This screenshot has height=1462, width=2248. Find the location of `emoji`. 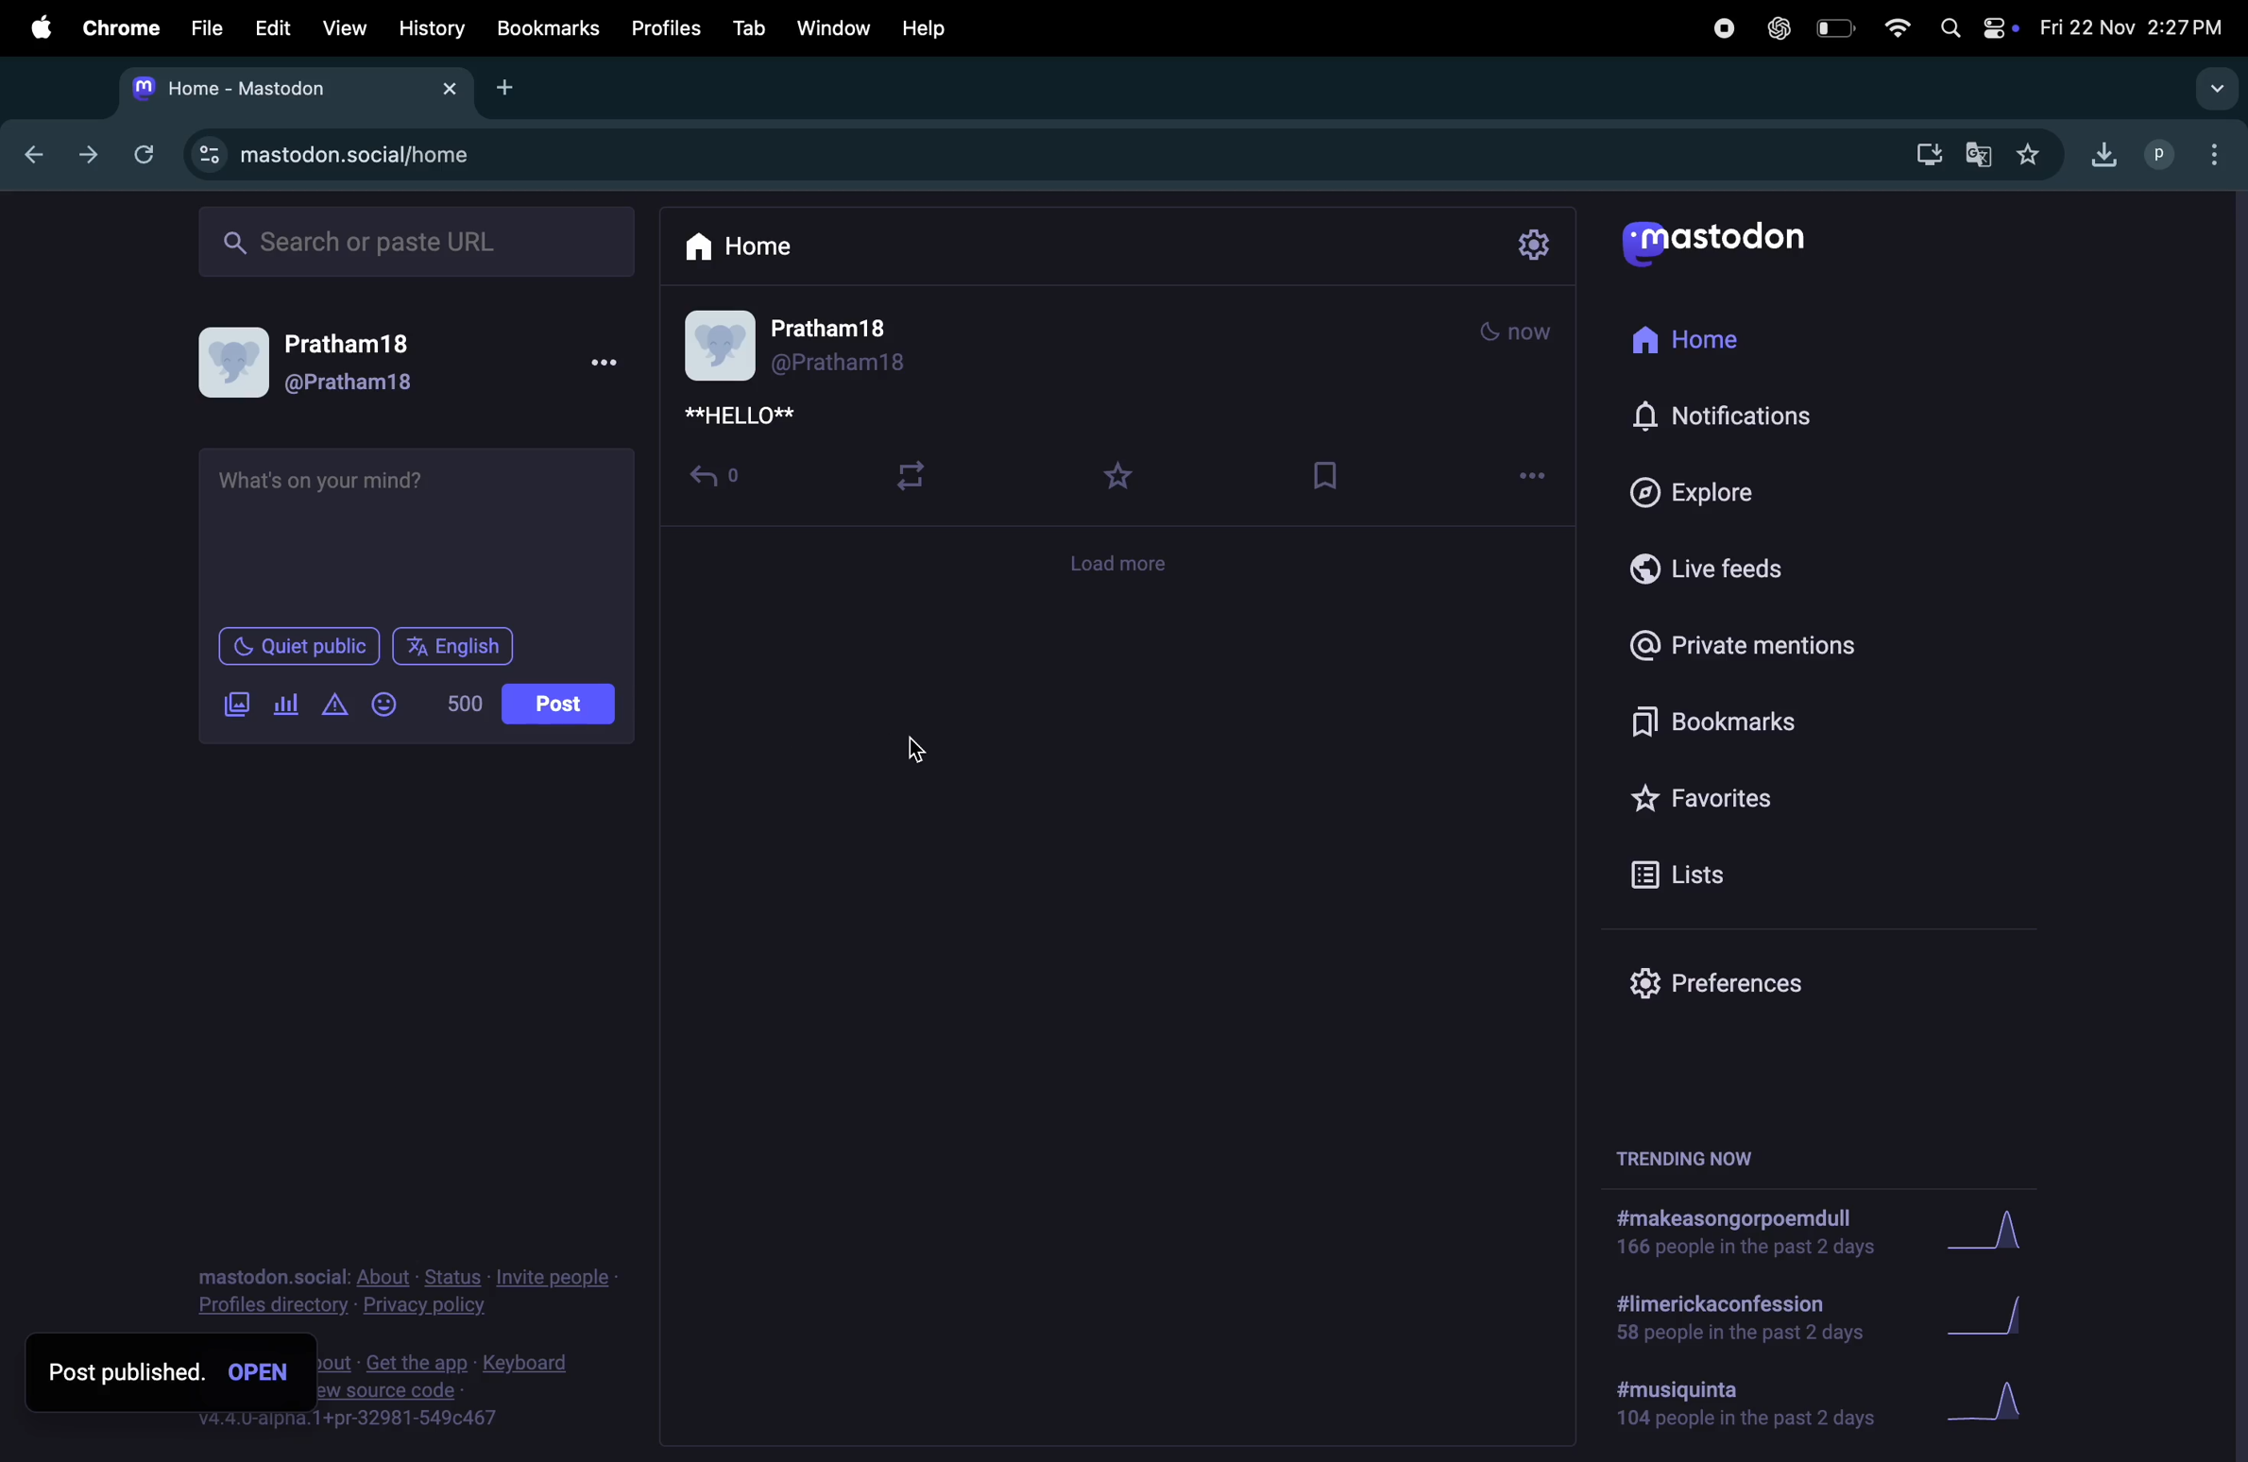

emoji is located at coordinates (384, 705).